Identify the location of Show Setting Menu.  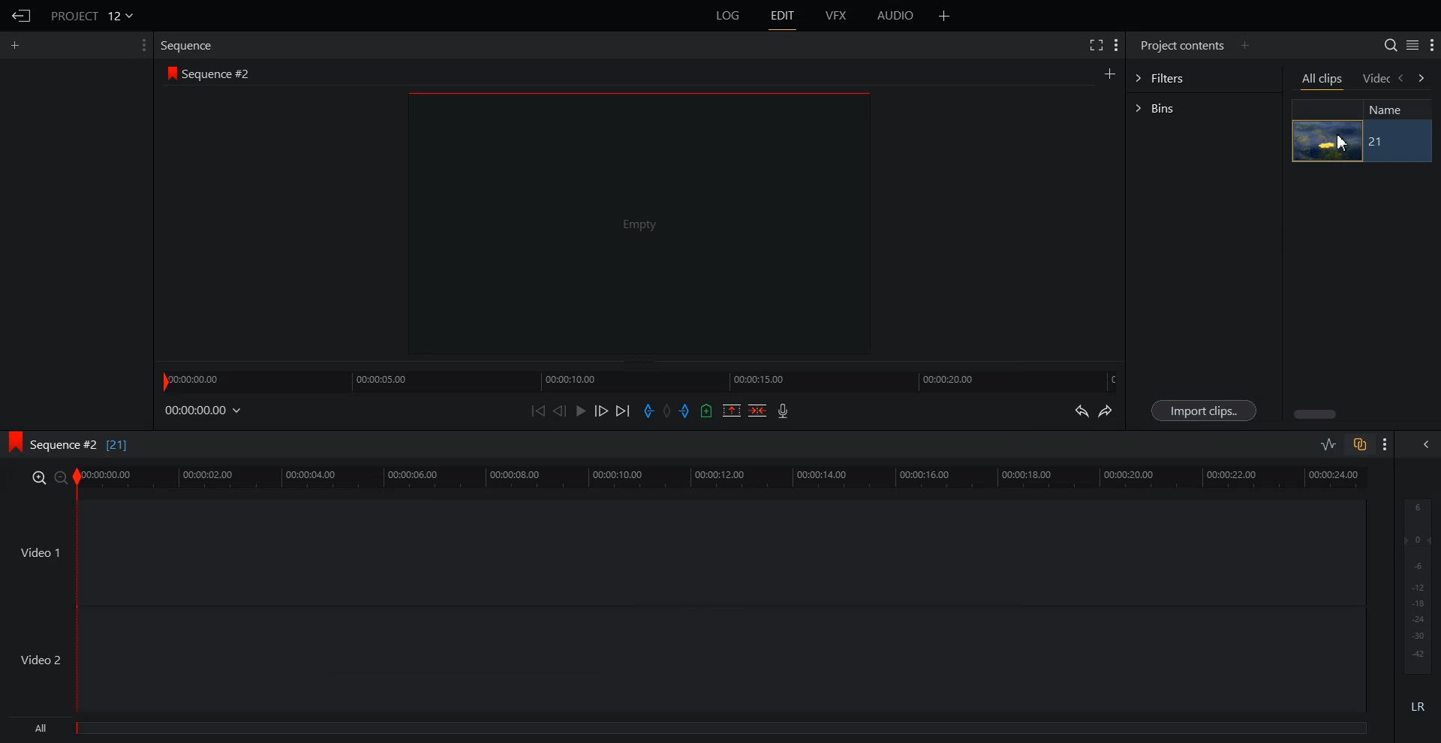
(1117, 46).